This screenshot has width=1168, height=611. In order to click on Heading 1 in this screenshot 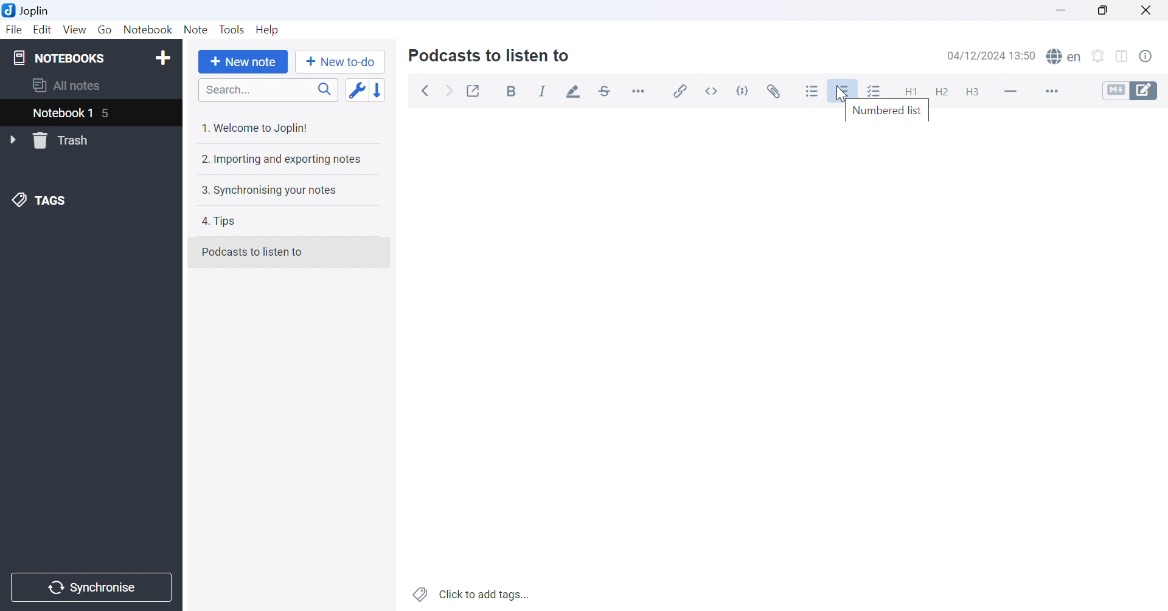, I will do `click(907, 89)`.